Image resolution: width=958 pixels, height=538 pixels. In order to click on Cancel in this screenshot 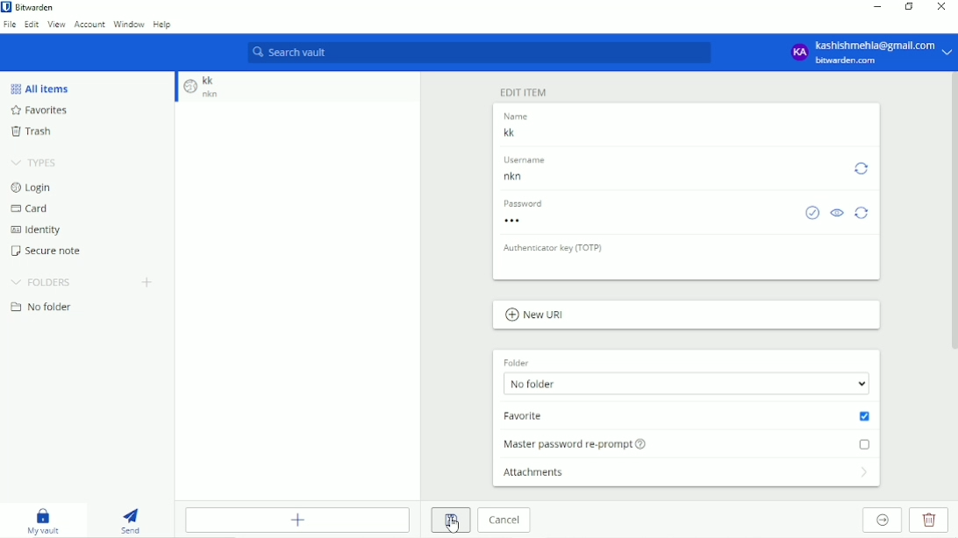, I will do `click(504, 520)`.